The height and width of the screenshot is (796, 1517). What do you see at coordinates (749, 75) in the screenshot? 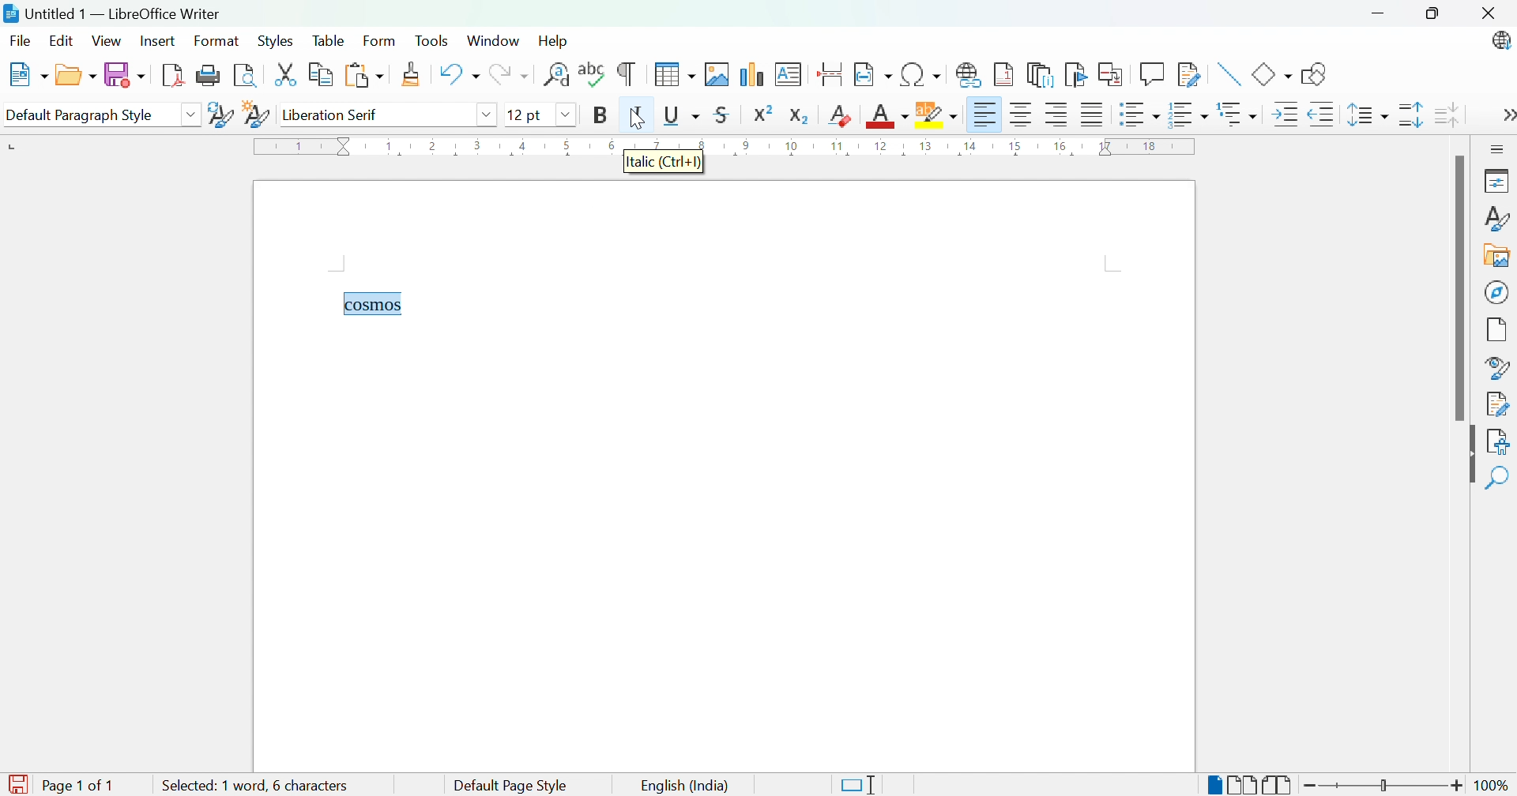
I see `Insert chart` at bounding box center [749, 75].